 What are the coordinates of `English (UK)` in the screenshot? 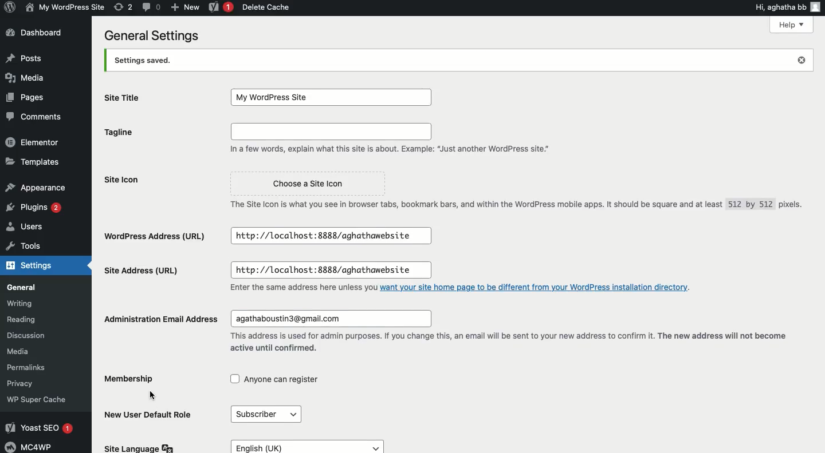 It's located at (307, 446).